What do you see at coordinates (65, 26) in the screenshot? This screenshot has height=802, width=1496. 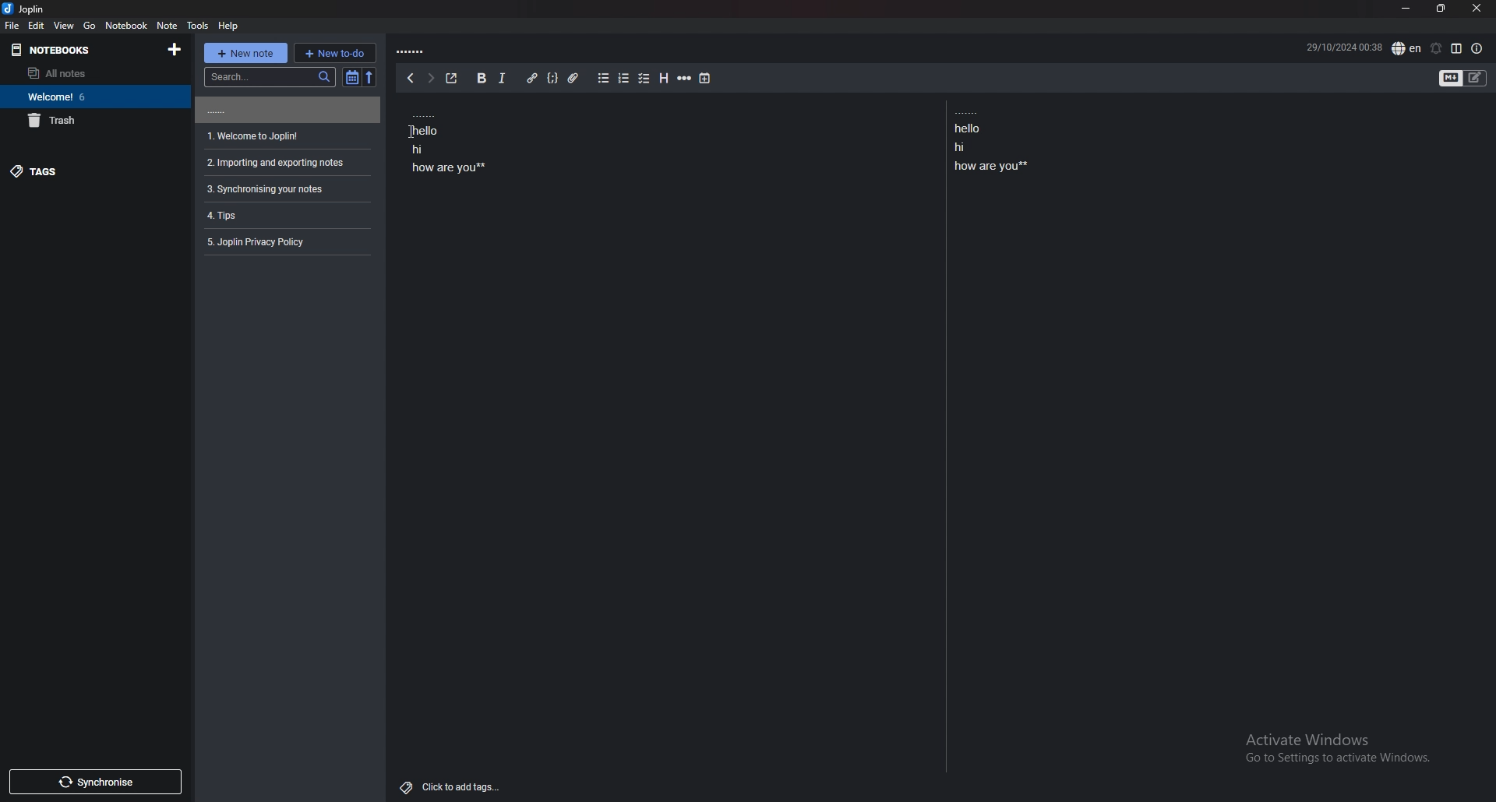 I see `view` at bounding box center [65, 26].